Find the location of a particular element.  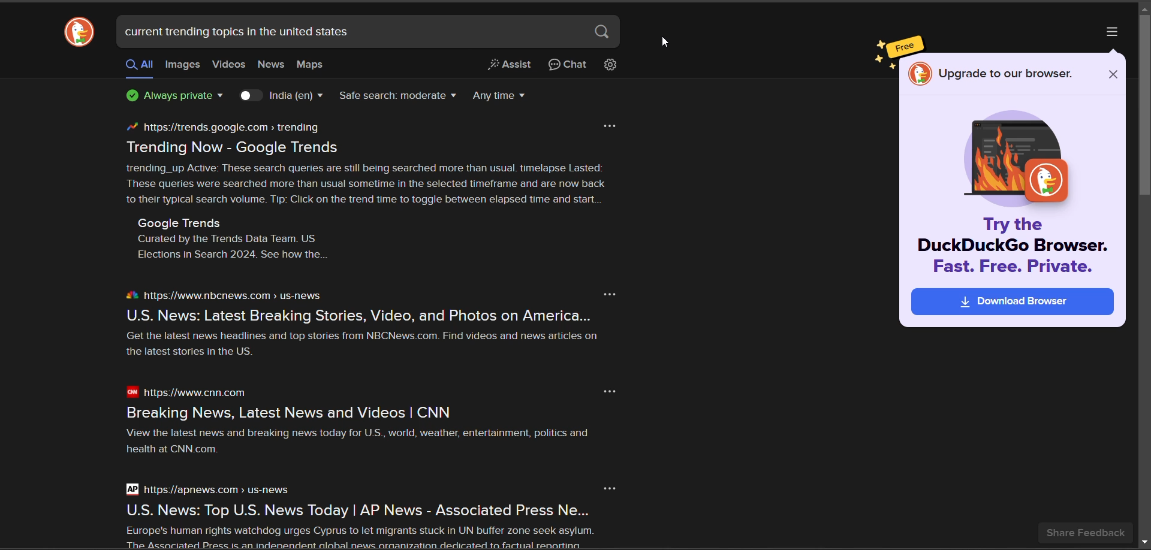

more is located at coordinates (610, 488).